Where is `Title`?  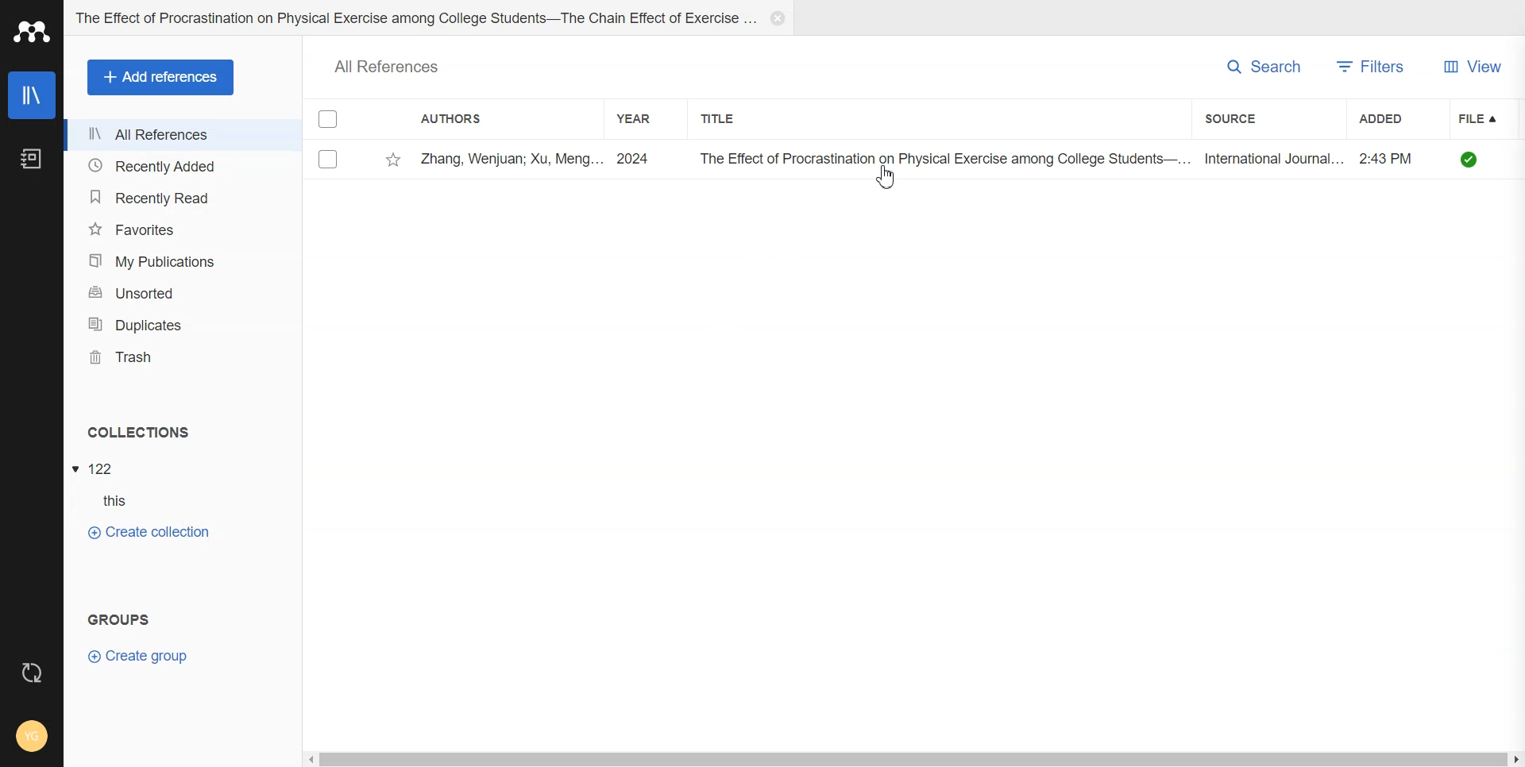
Title is located at coordinates (768, 118).